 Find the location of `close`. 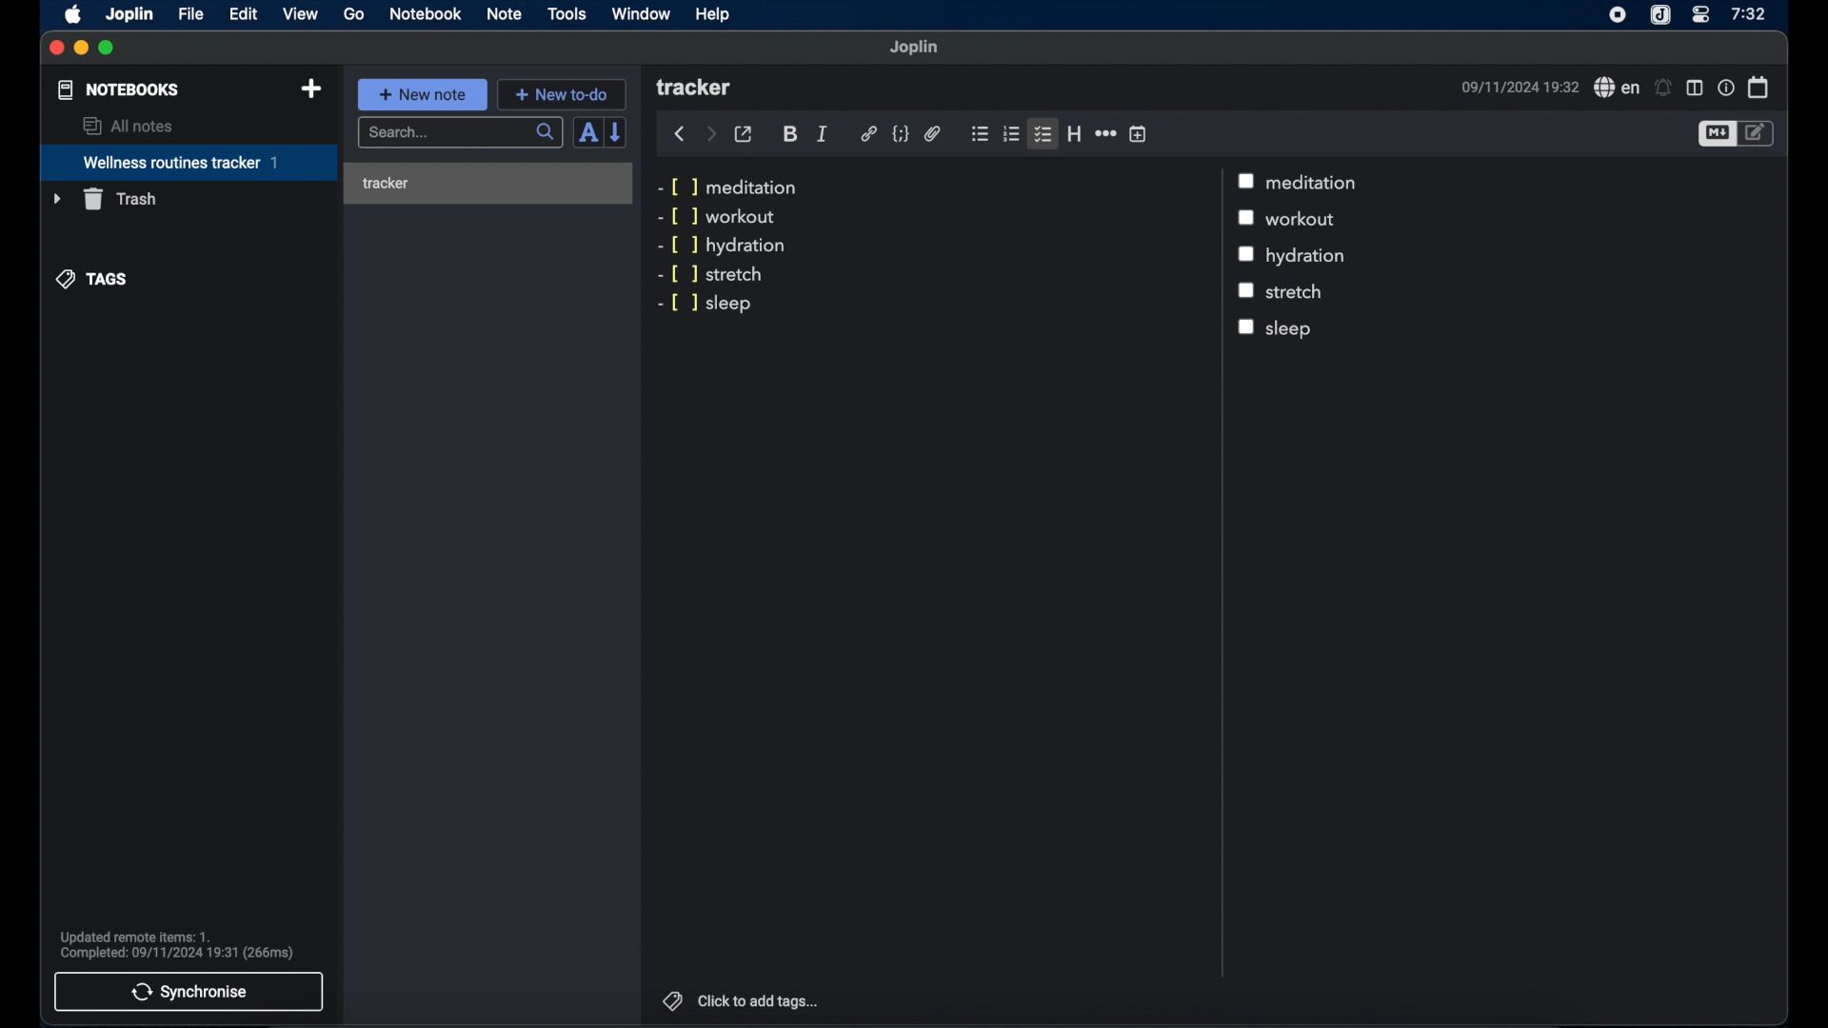

close is located at coordinates (57, 49).